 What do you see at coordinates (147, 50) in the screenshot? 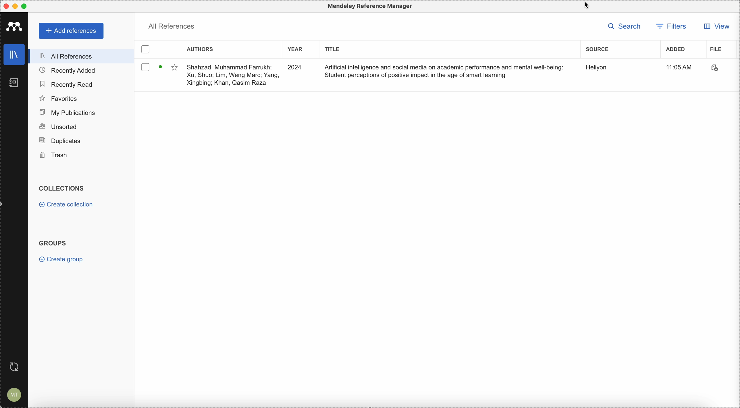
I see `checkbox` at bounding box center [147, 50].